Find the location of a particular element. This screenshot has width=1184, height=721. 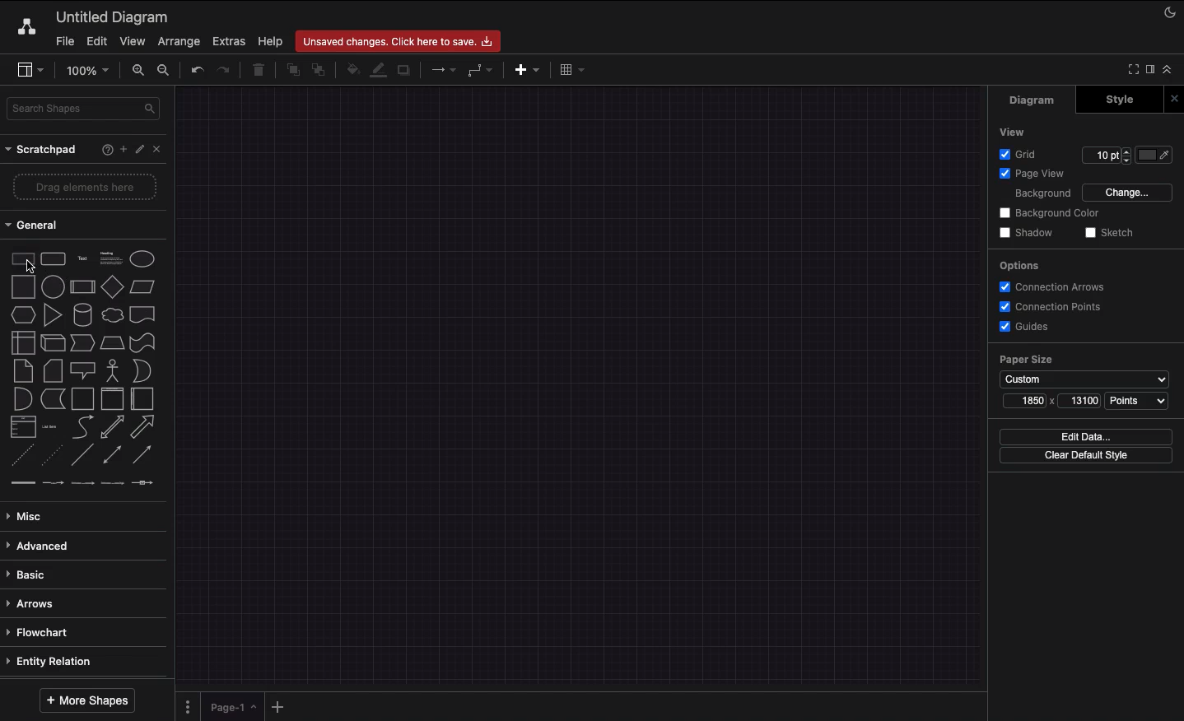

Zoom is located at coordinates (89, 72).